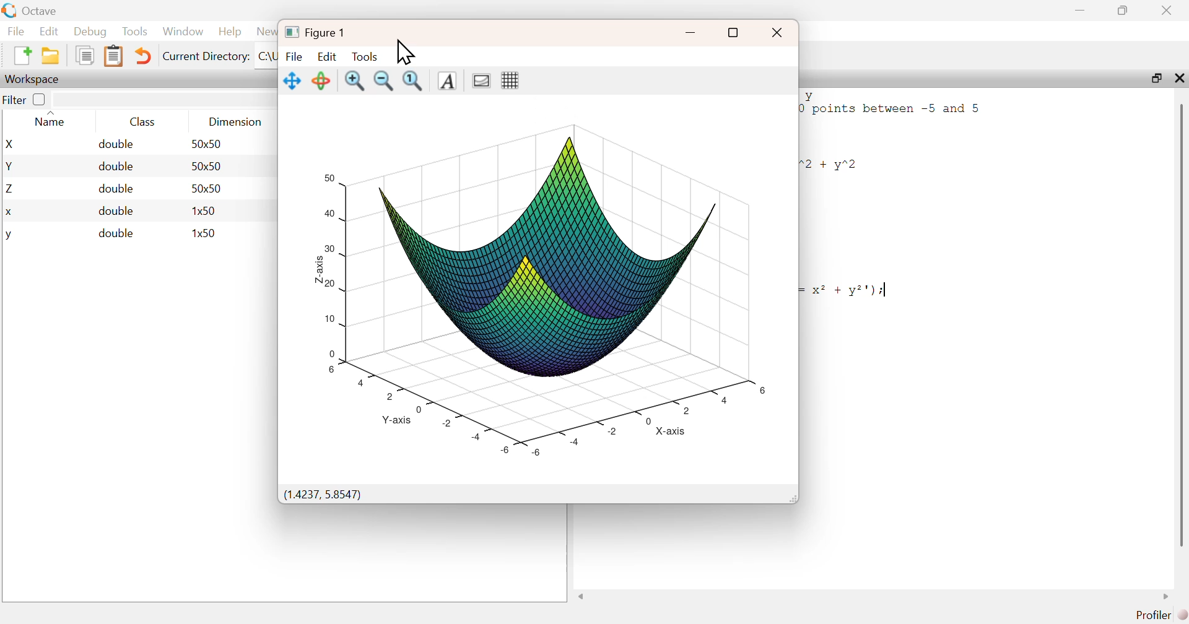 This screenshot has height=624, width=1189. What do you see at coordinates (113, 57) in the screenshot?
I see `Clipboard` at bounding box center [113, 57].